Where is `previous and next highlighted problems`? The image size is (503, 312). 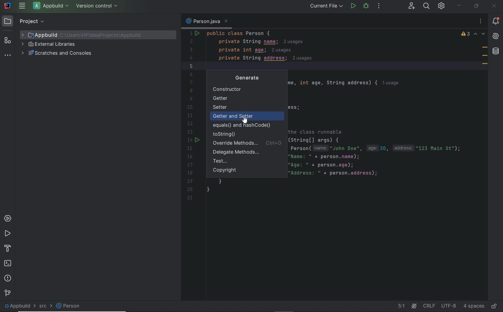
previous and next highlighted problems is located at coordinates (480, 34).